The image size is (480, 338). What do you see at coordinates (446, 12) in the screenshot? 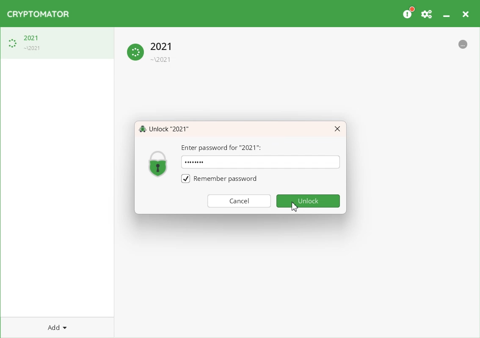
I see `Minimize` at bounding box center [446, 12].